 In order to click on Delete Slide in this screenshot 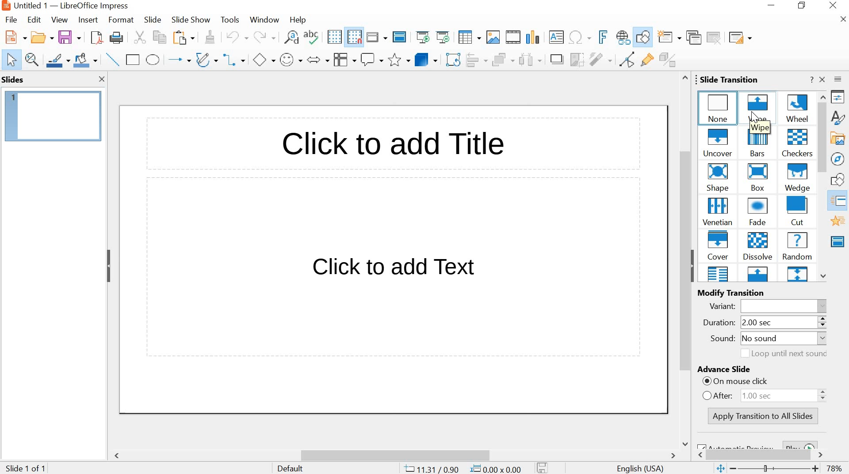, I will do `click(715, 37)`.